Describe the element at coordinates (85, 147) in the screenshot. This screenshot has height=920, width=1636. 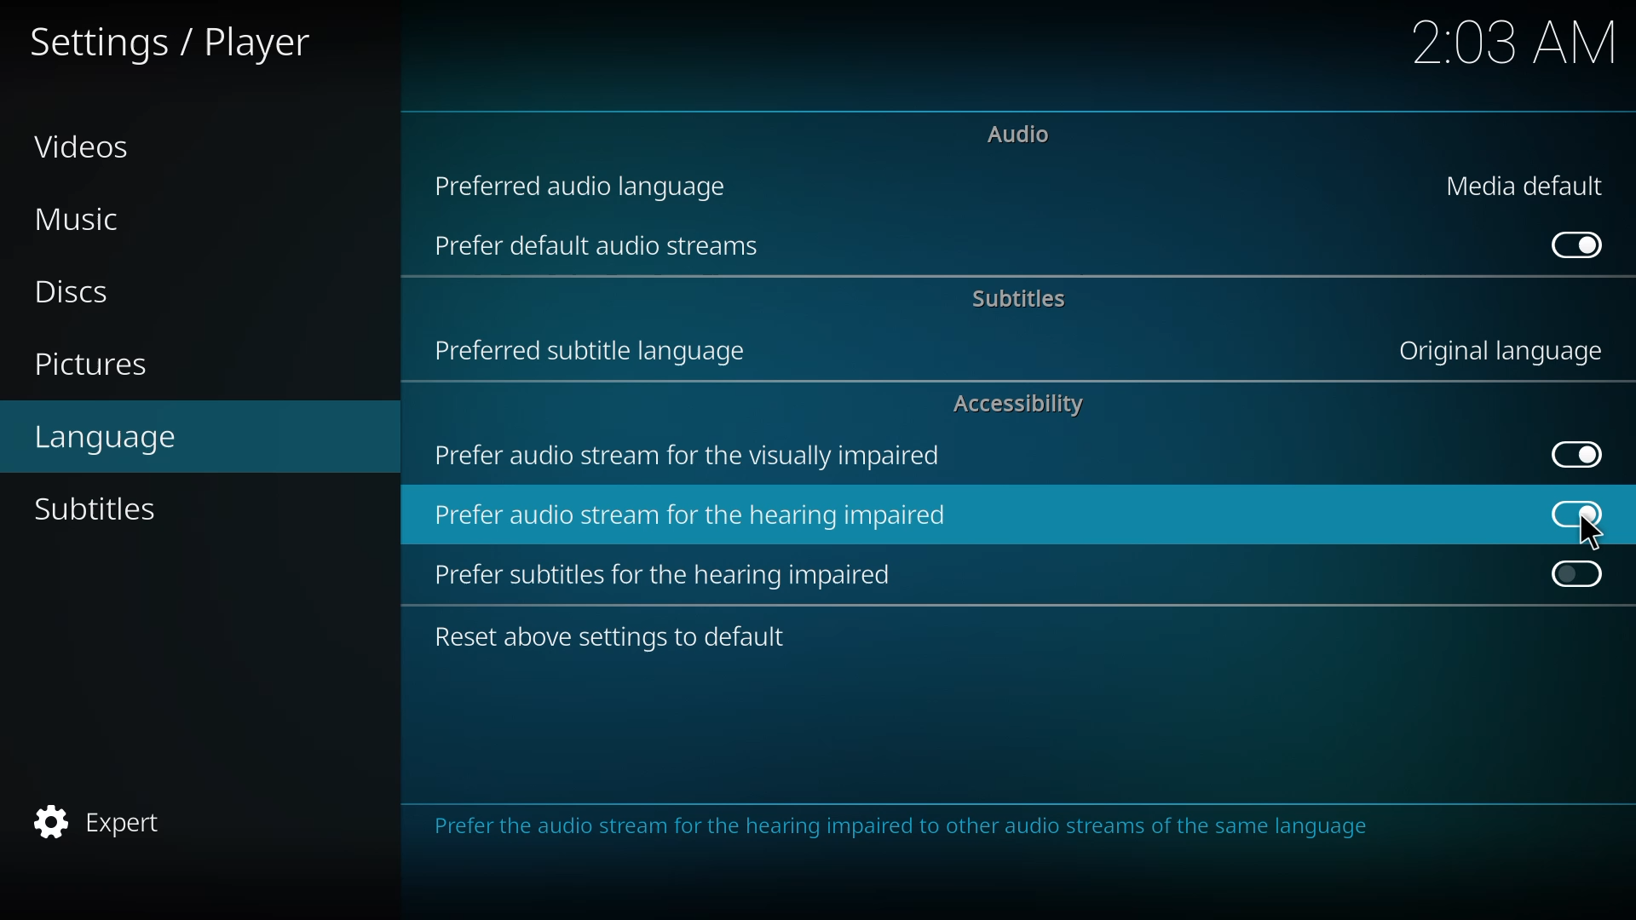
I see `videos` at that location.